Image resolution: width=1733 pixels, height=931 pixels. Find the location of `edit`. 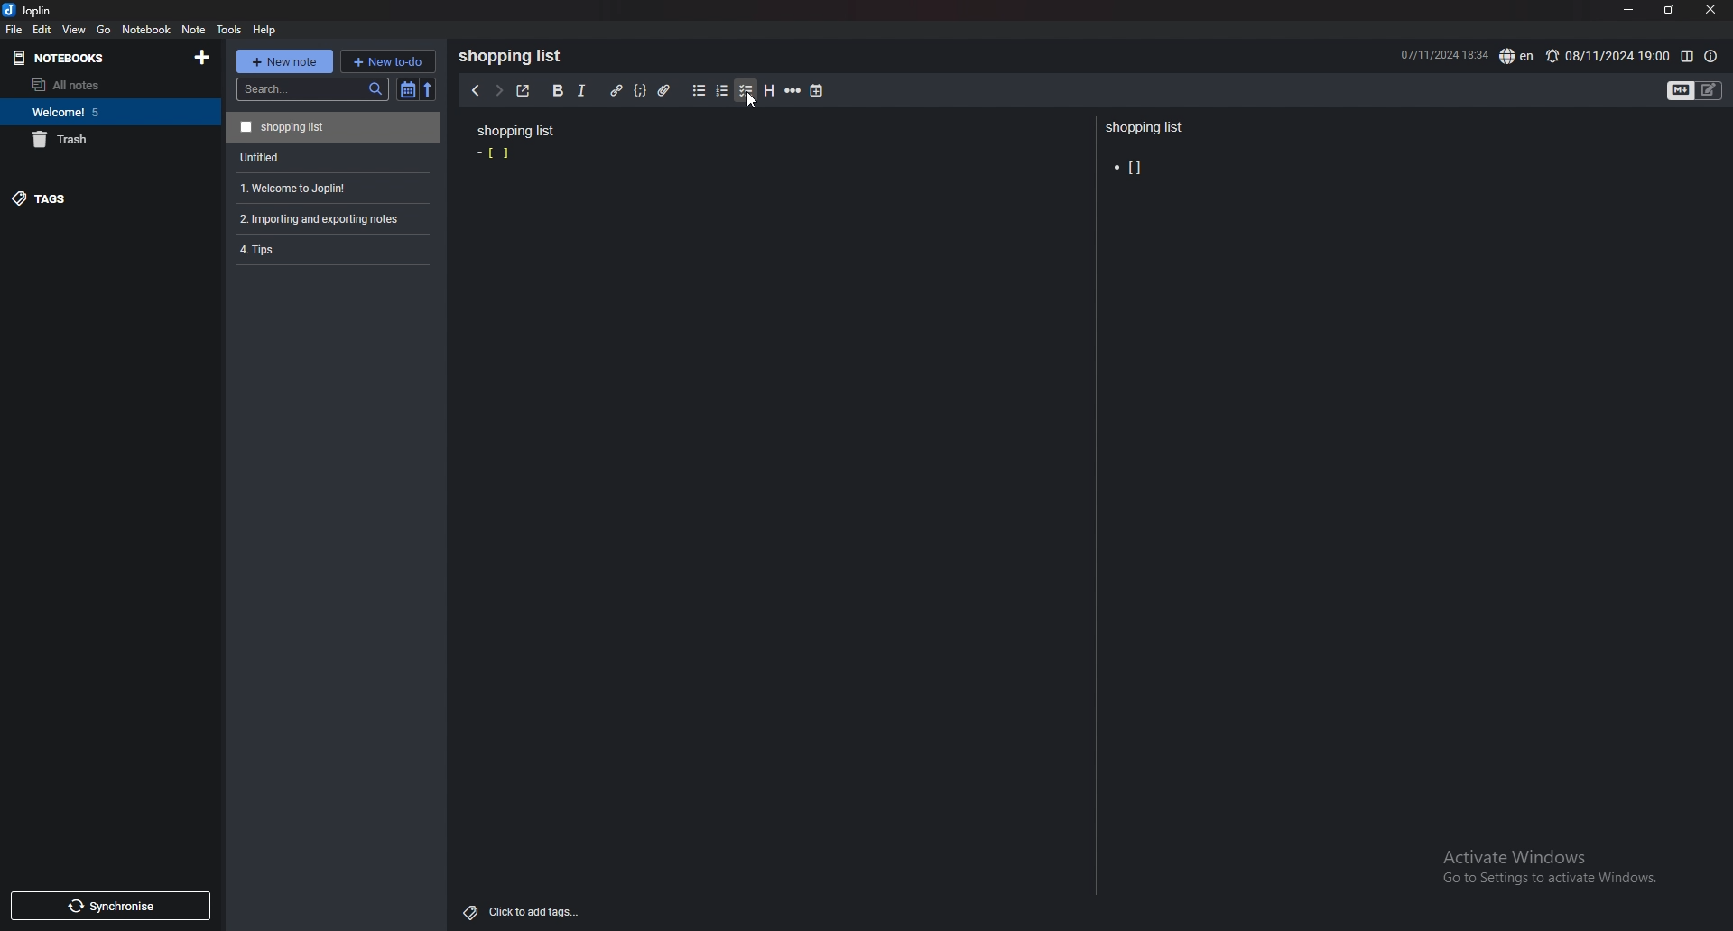

edit is located at coordinates (42, 29).